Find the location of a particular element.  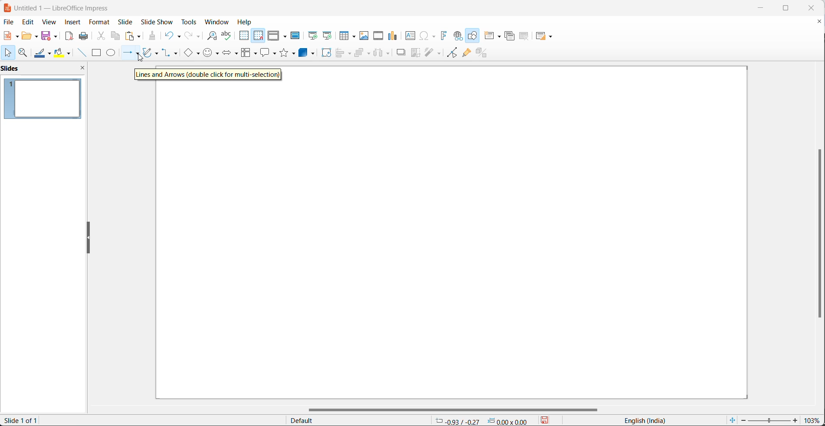

display view is located at coordinates (277, 35).